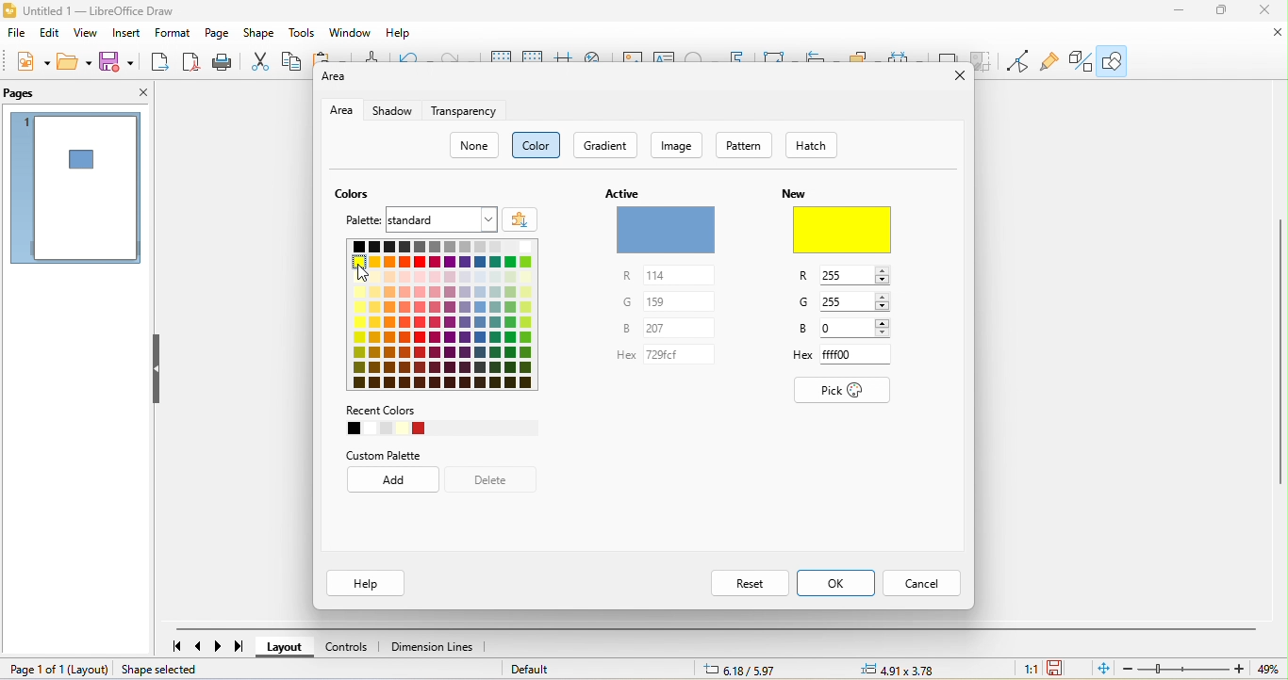  I want to click on zoom, so click(1201, 670).